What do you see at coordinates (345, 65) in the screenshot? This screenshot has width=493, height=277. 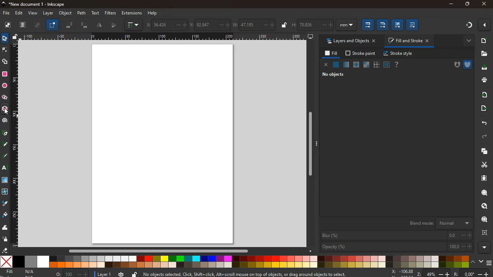 I see `opacity` at bounding box center [345, 65].